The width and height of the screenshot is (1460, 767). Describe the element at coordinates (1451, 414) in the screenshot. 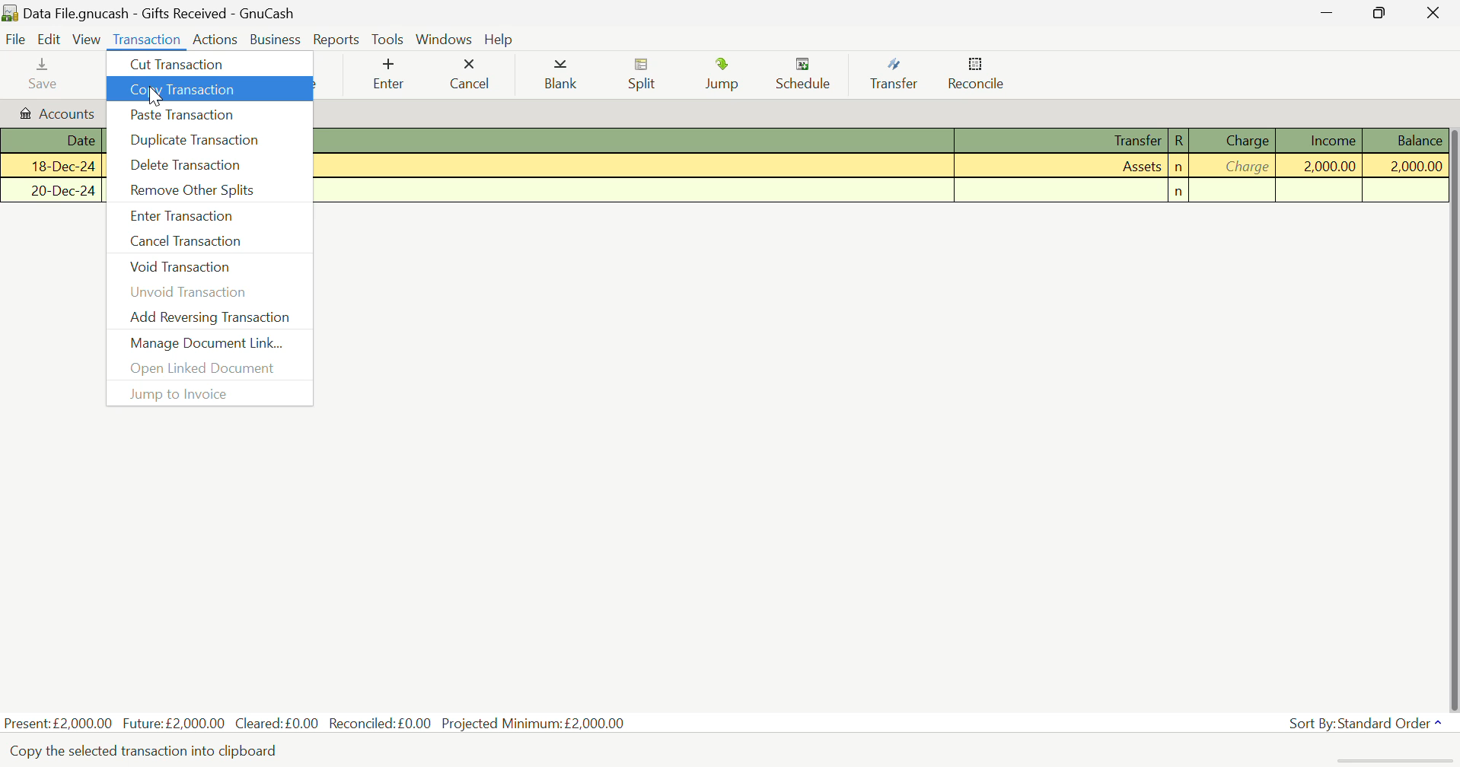

I see `Scroll Bar` at that location.